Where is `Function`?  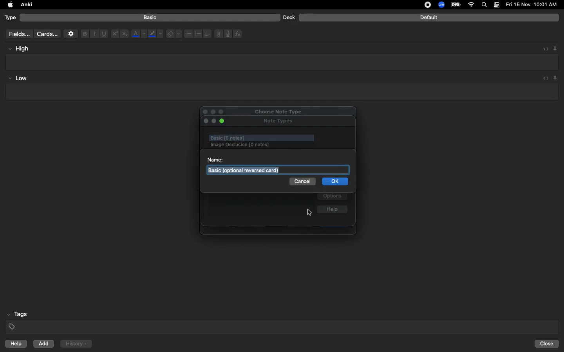
Function is located at coordinates (238, 34).